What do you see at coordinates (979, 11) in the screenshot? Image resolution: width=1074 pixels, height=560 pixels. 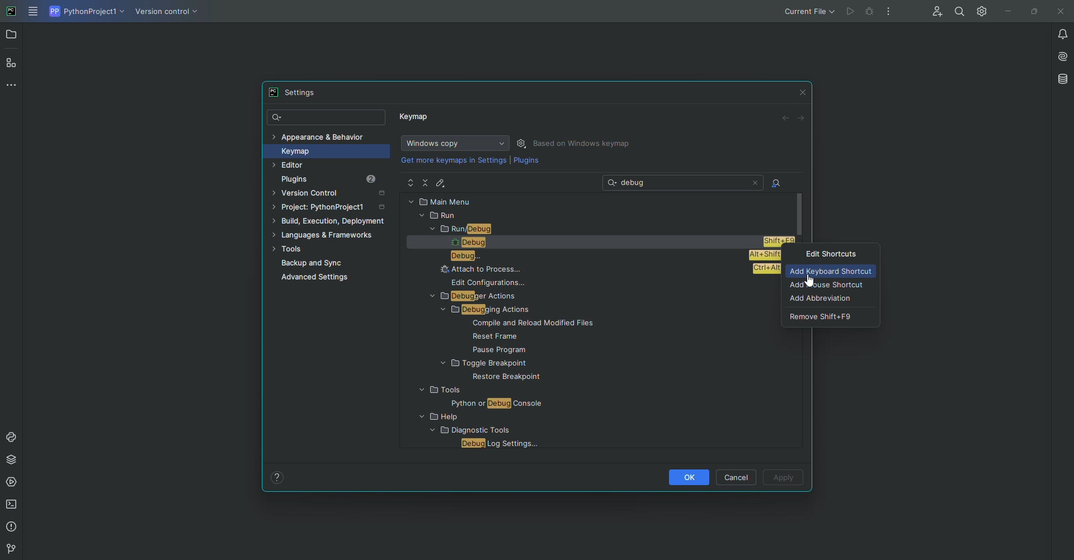 I see `Settings` at bounding box center [979, 11].